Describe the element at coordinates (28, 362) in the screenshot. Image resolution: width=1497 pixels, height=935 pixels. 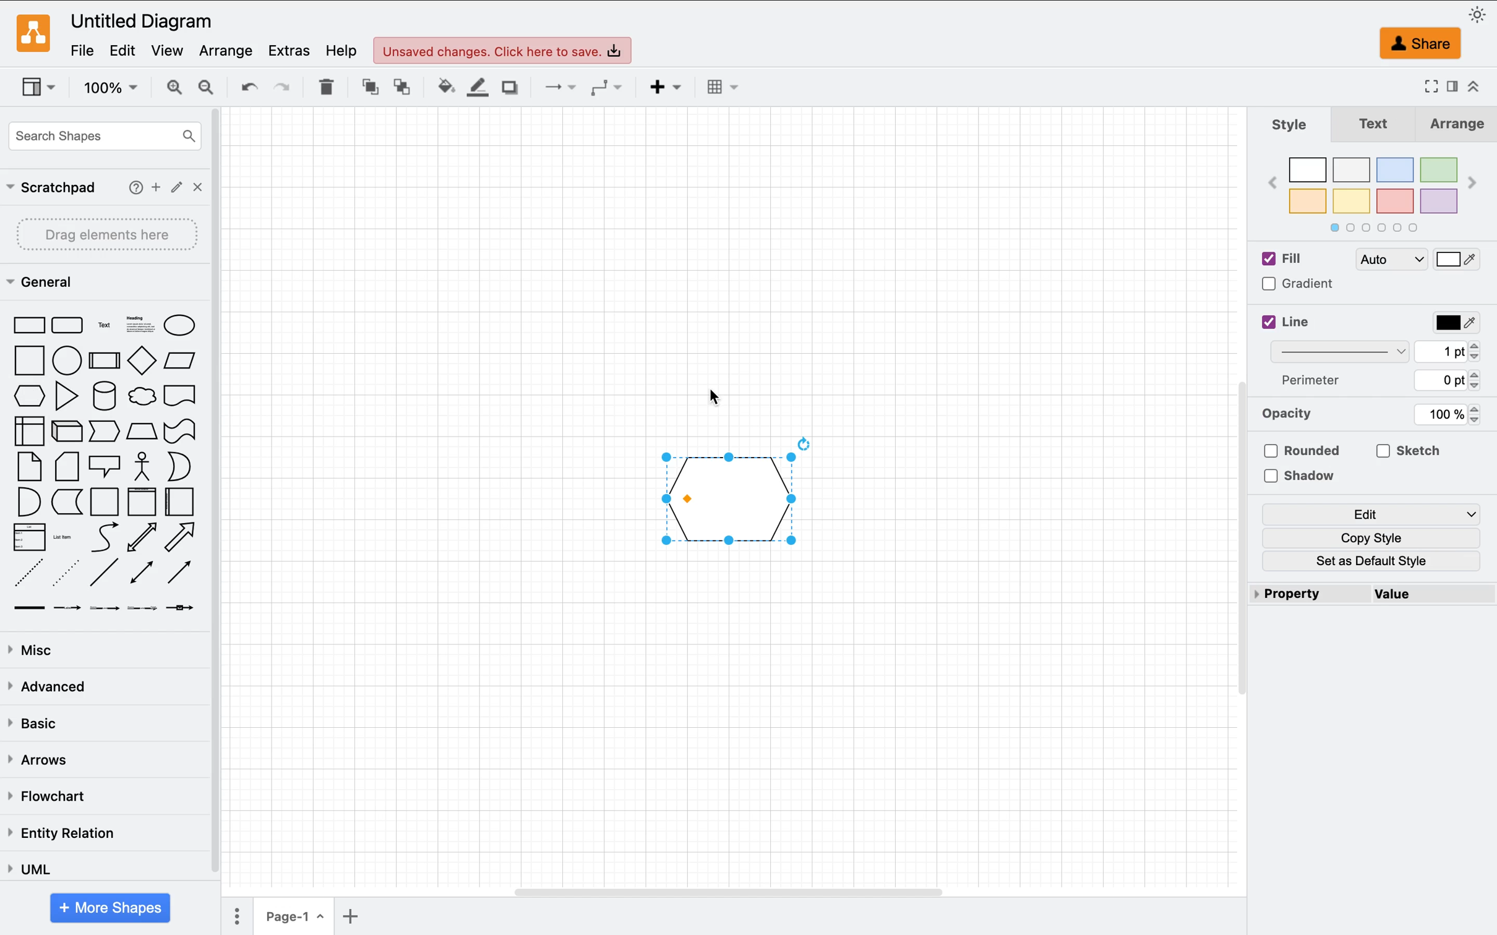
I see `square` at that location.